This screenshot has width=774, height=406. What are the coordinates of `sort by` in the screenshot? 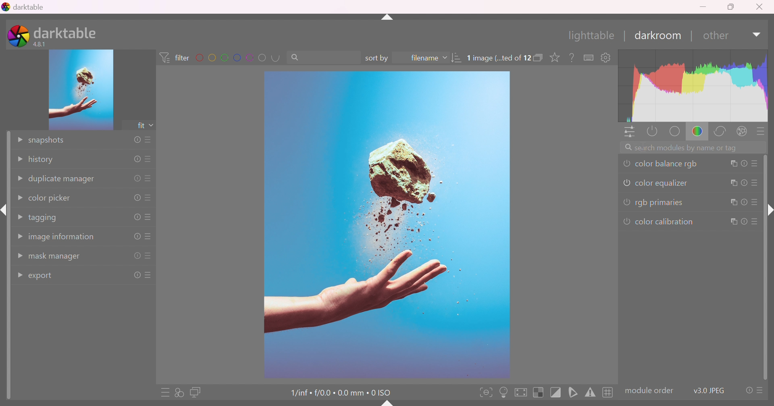 It's located at (377, 58).